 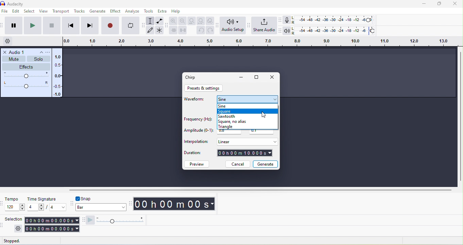 What do you see at coordinates (241, 78) in the screenshot?
I see `minimize` at bounding box center [241, 78].